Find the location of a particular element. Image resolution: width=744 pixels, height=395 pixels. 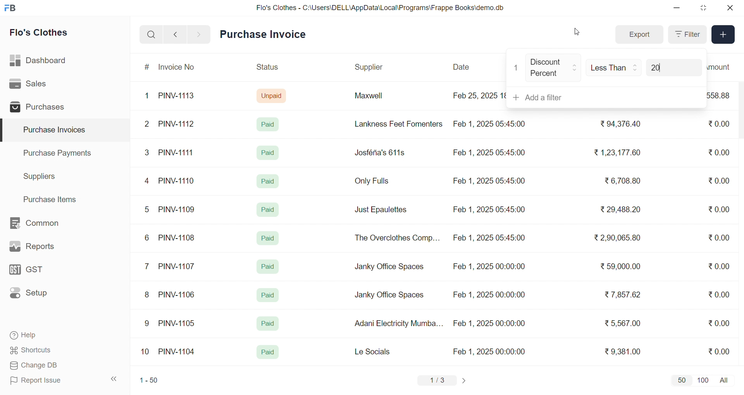

Report Issue is located at coordinates (48, 380).